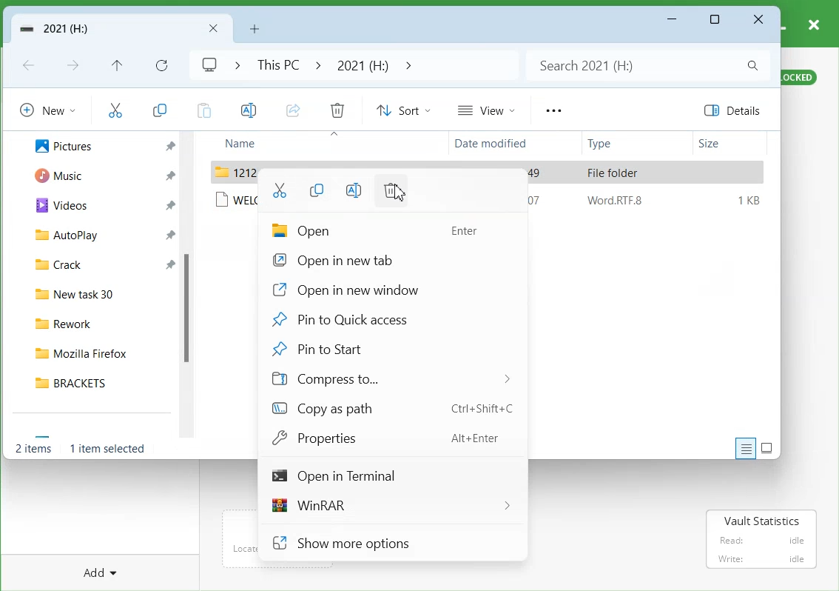 Image resolution: width=839 pixels, height=591 pixels. Describe the element at coordinates (121, 29) in the screenshot. I see `Vault Folder` at that location.